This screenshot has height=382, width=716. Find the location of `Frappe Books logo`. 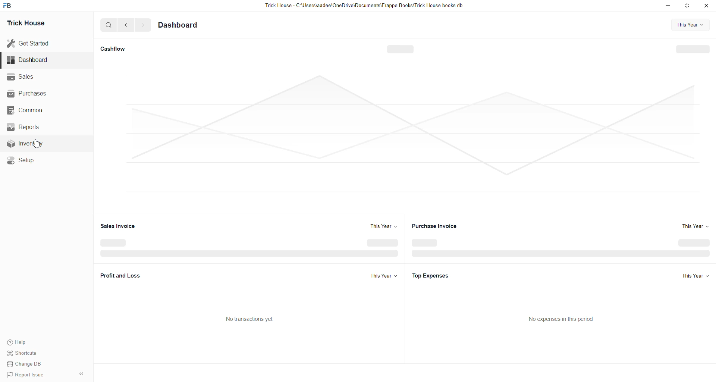

Frappe Books logo is located at coordinates (8, 7).